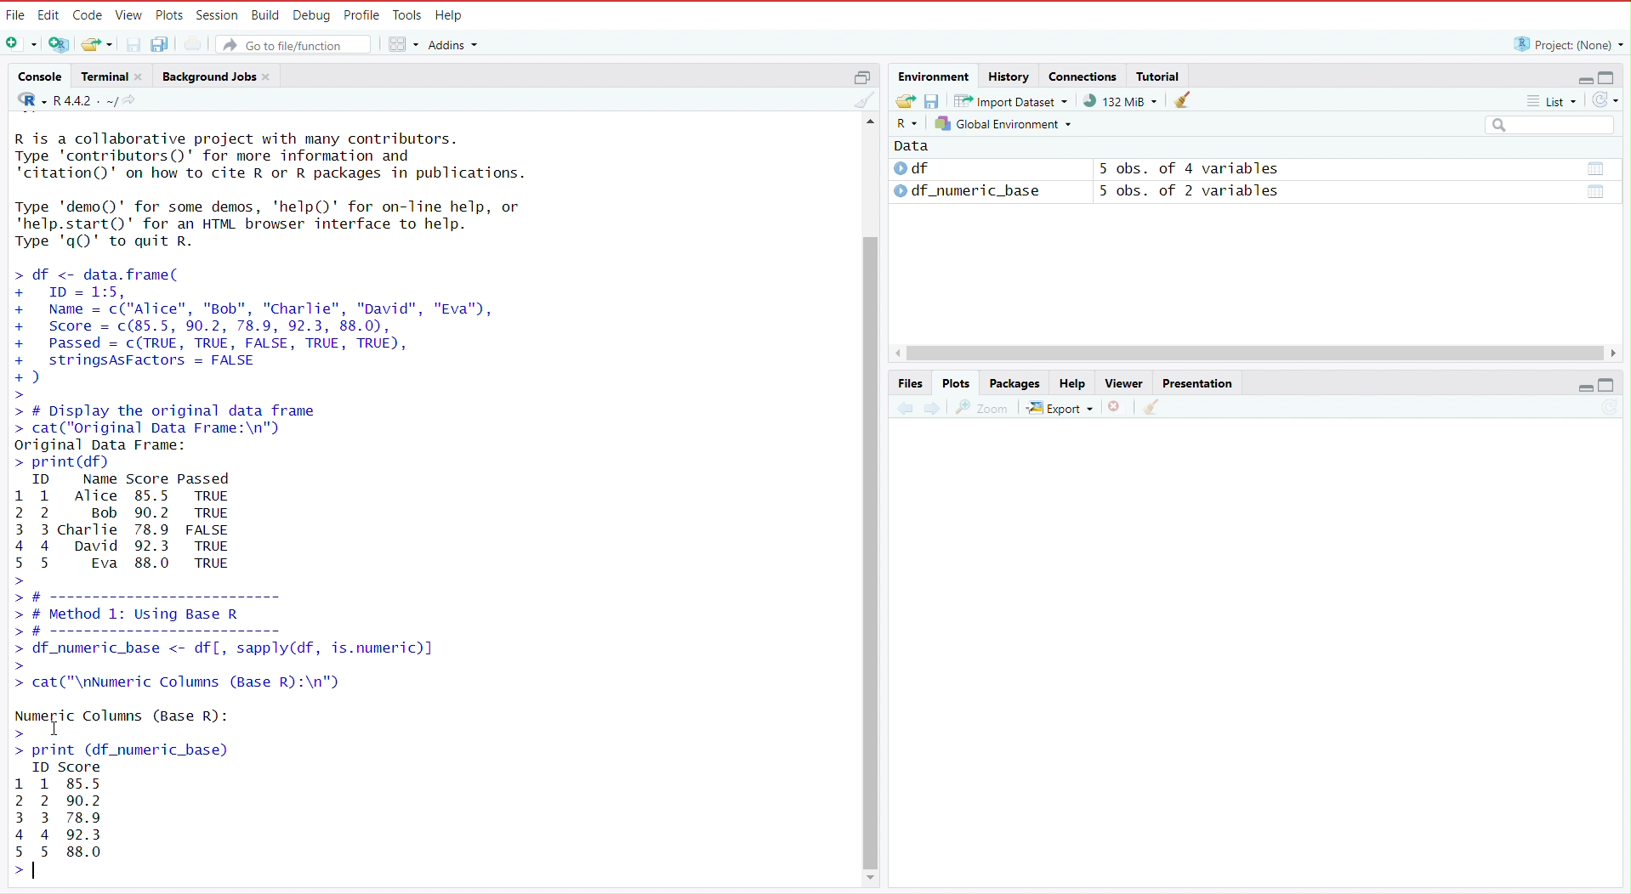  I want to click on > print(df), so click(102, 463).